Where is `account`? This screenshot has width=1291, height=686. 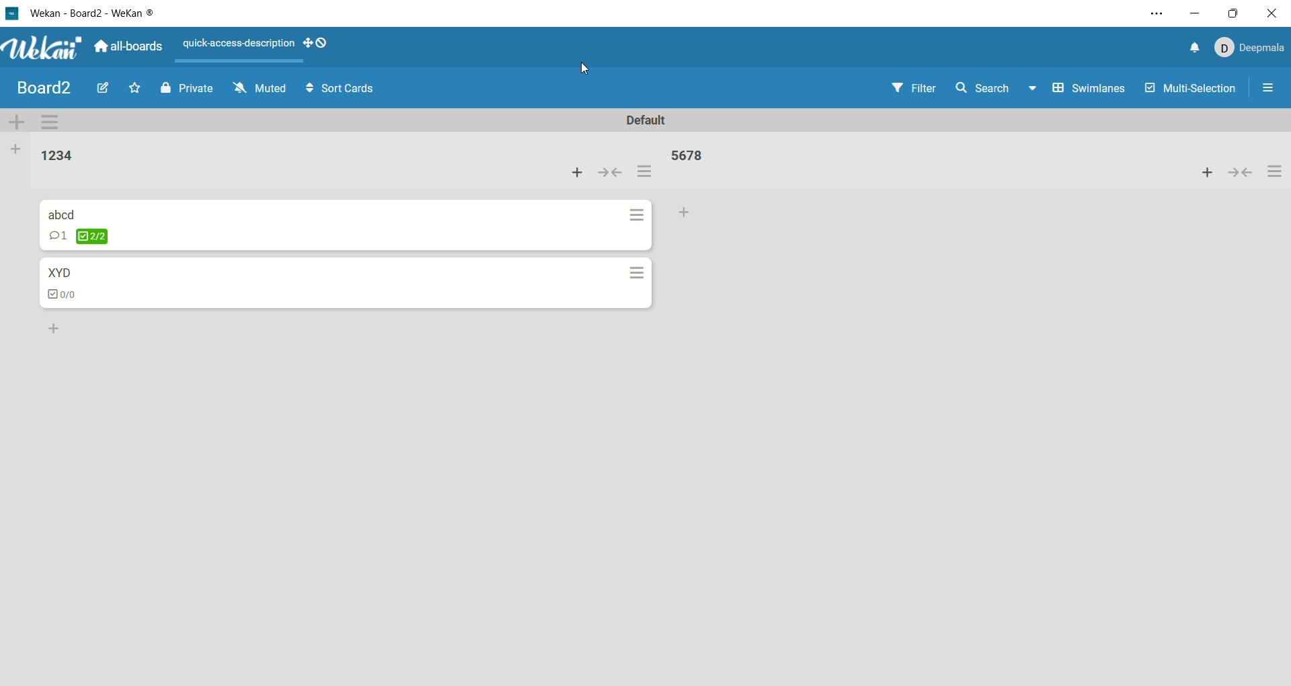
account is located at coordinates (1252, 48).